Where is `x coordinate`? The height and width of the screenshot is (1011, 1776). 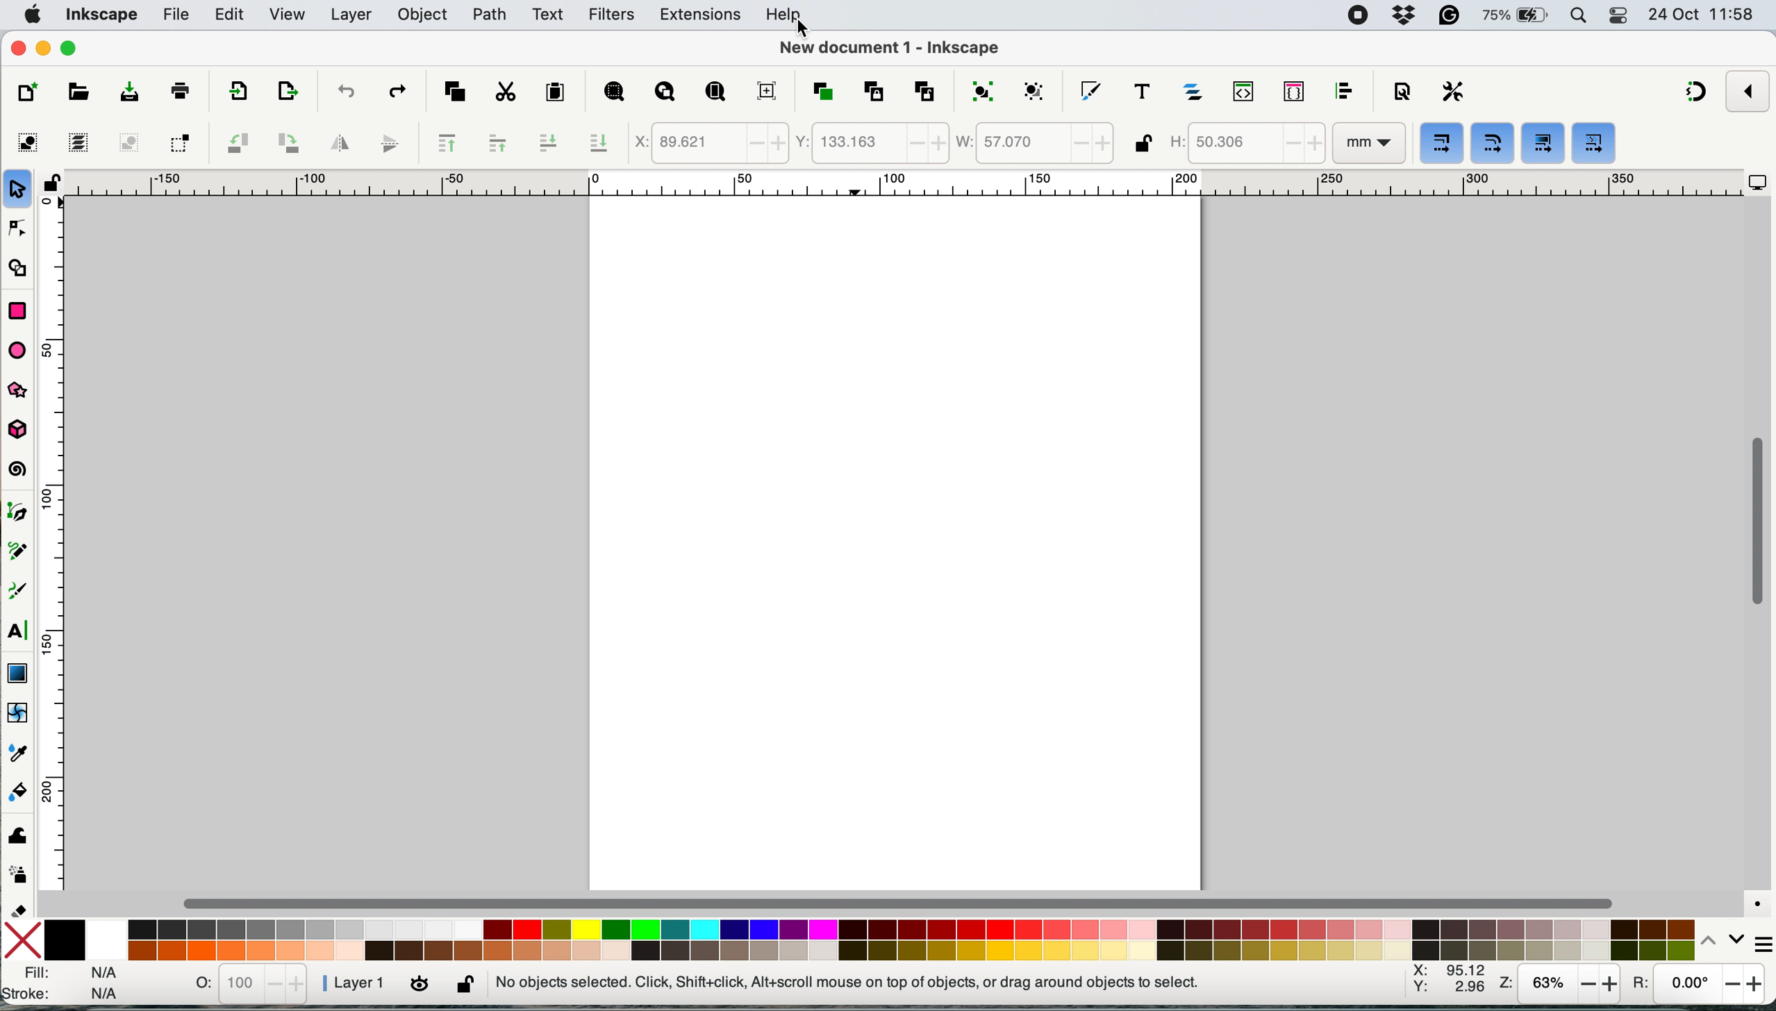 x coordinate is located at coordinates (711, 144).